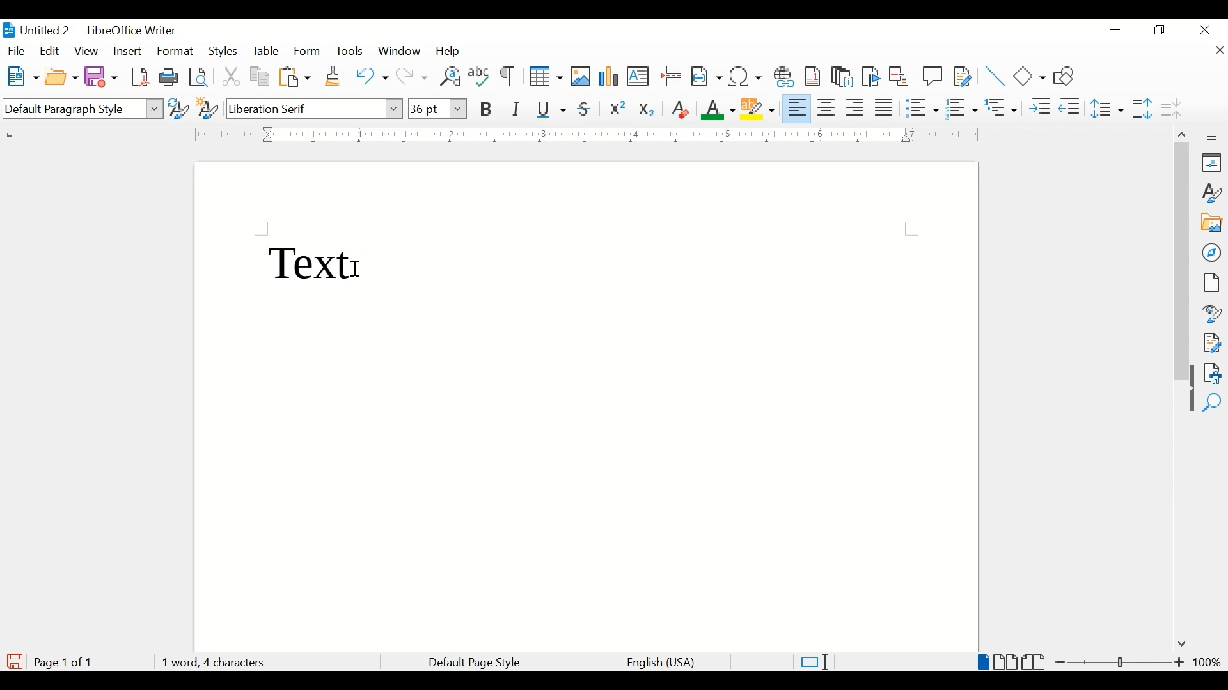 This screenshot has height=690, width=1228. What do you see at coordinates (662, 663) in the screenshot?
I see `language` at bounding box center [662, 663].